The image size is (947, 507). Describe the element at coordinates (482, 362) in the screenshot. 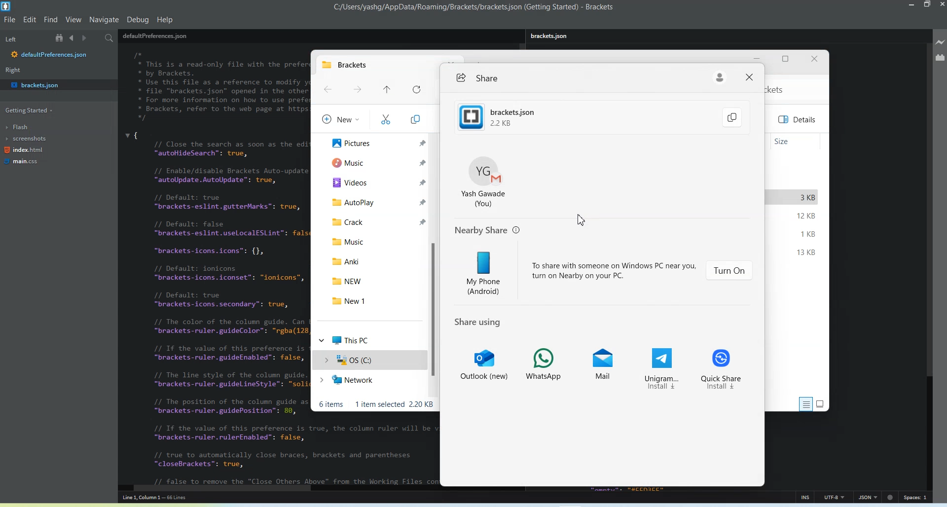

I see `Outlook` at that location.